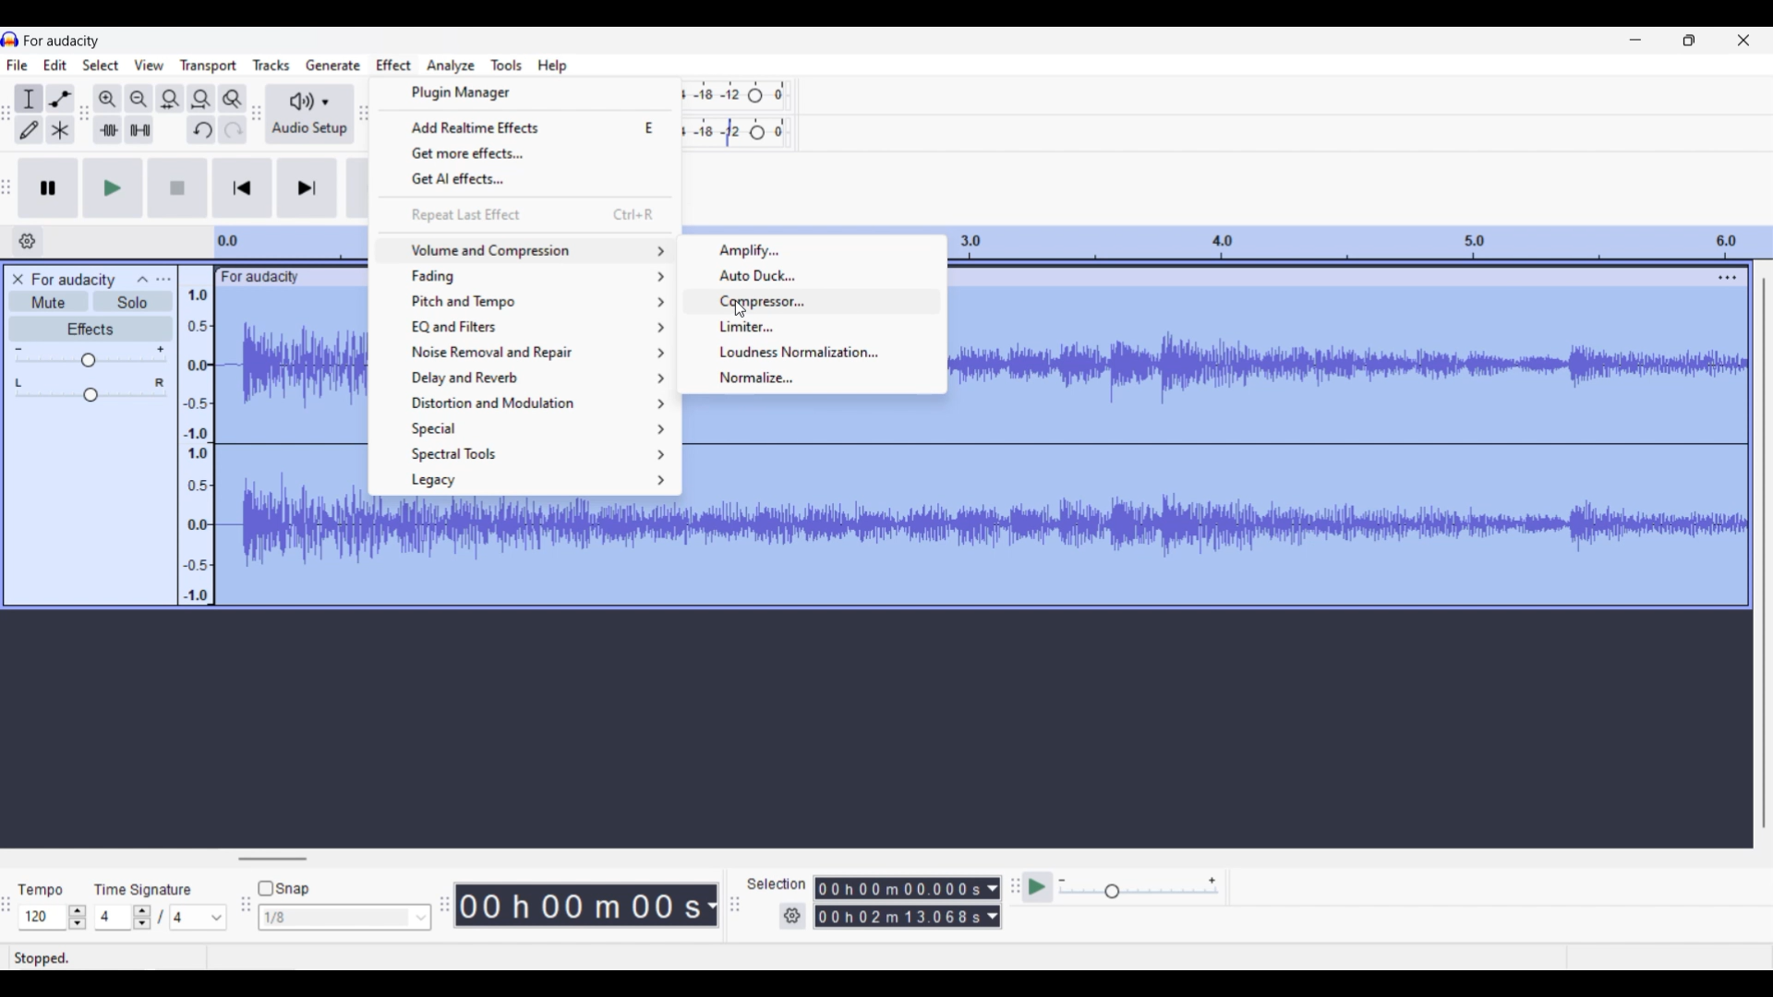  Describe the element at coordinates (526, 92) in the screenshot. I see `Plugin manager` at that location.